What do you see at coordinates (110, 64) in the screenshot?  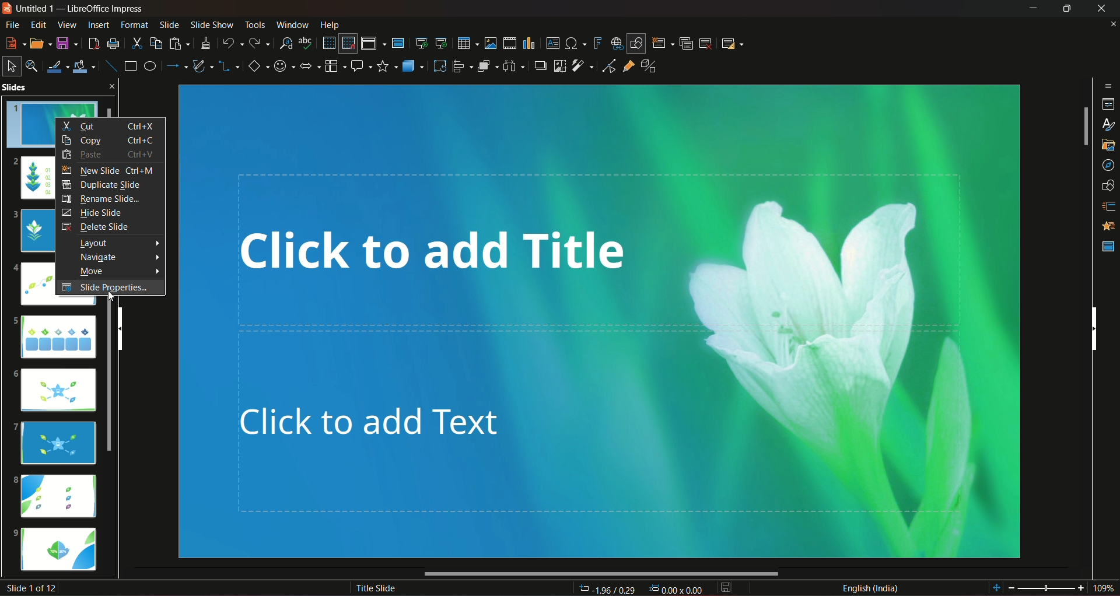 I see `insert line` at bounding box center [110, 64].